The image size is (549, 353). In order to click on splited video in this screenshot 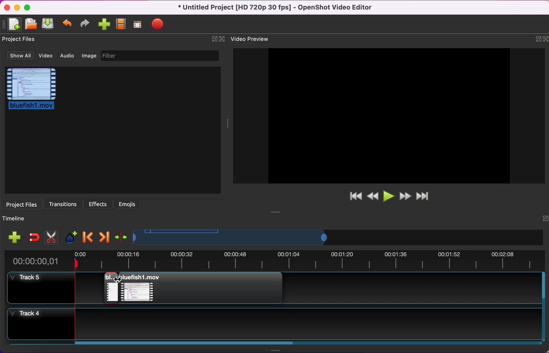, I will do `click(192, 287)`.